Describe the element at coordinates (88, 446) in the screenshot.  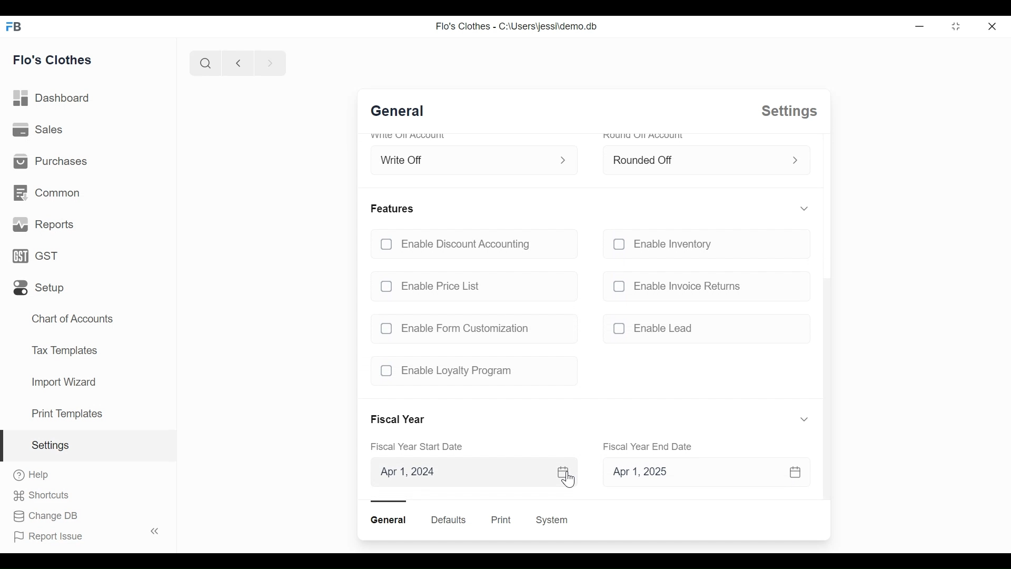
I see `Settings` at that location.